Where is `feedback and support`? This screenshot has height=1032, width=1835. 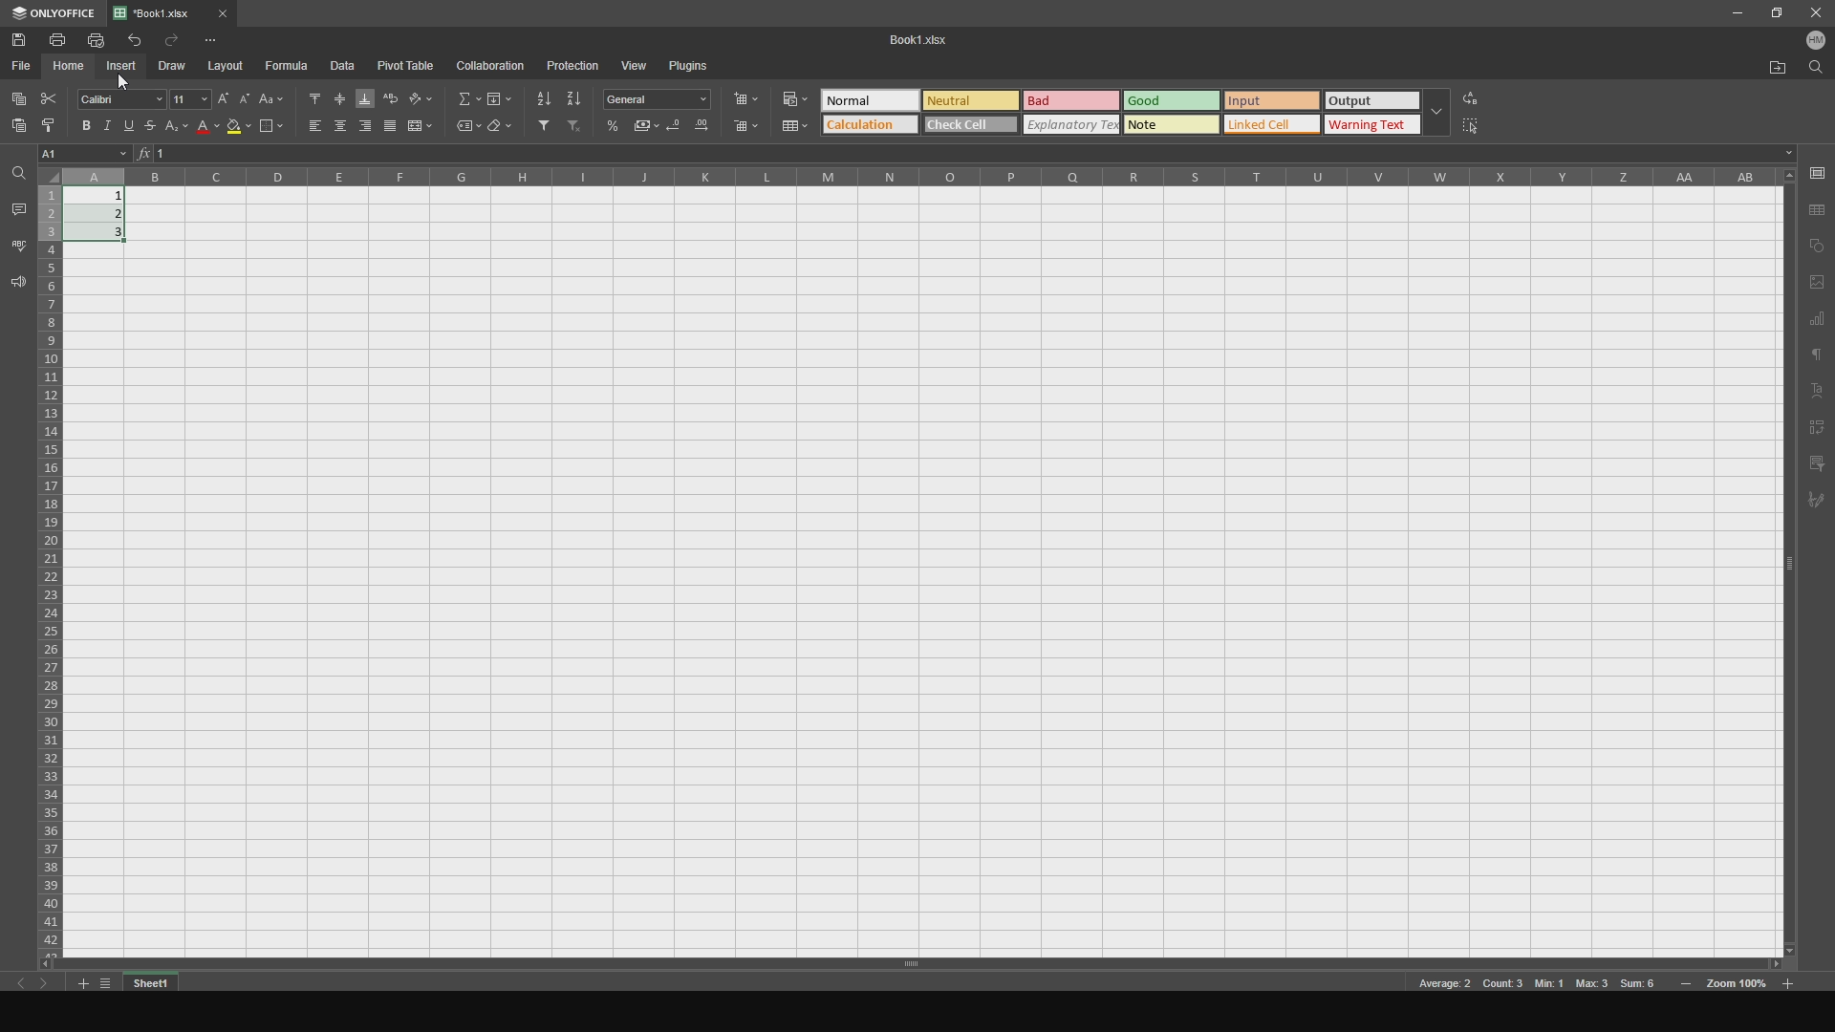 feedback and support is located at coordinates (16, 285).